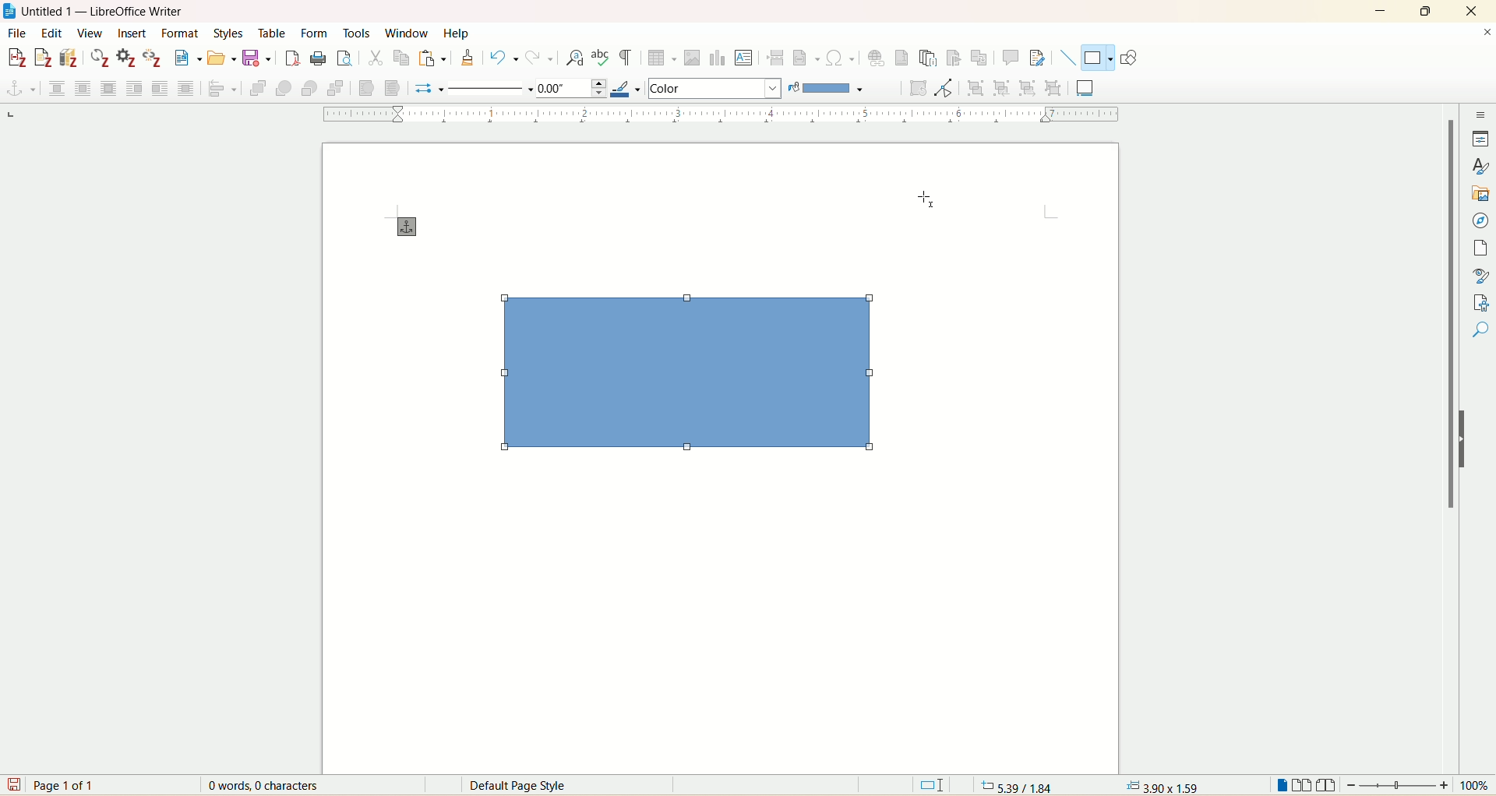 The width and height of the screenshot is (1496, 796). What do you see at coordinates (391, 89) in the screenshot?
I see `to background` at bounding box center [391, 89].